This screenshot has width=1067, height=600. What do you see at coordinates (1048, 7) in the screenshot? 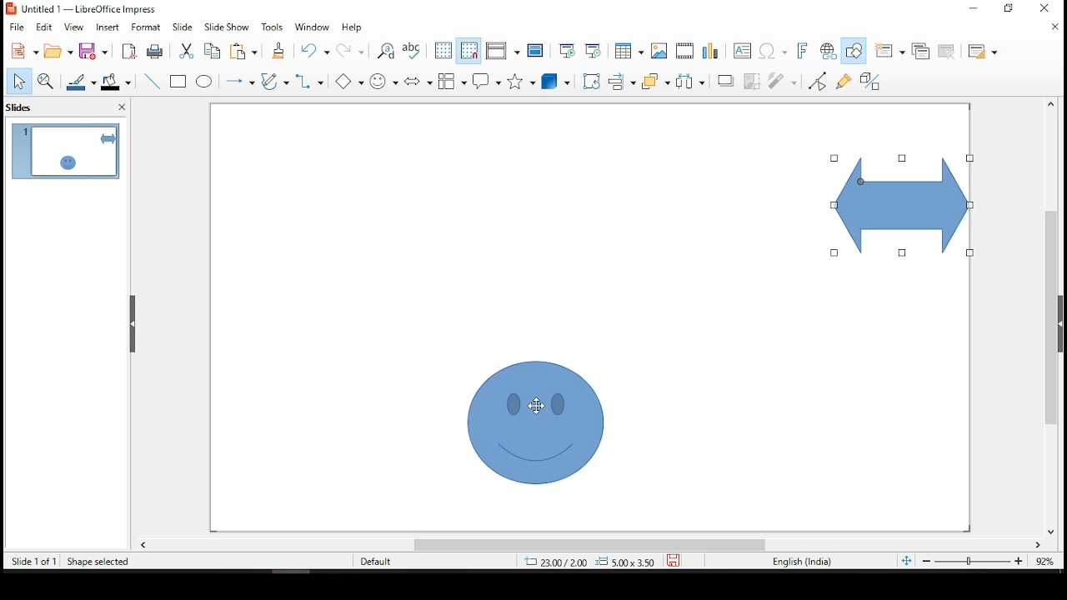
I see `close window` at bounding box center [1048, 7].